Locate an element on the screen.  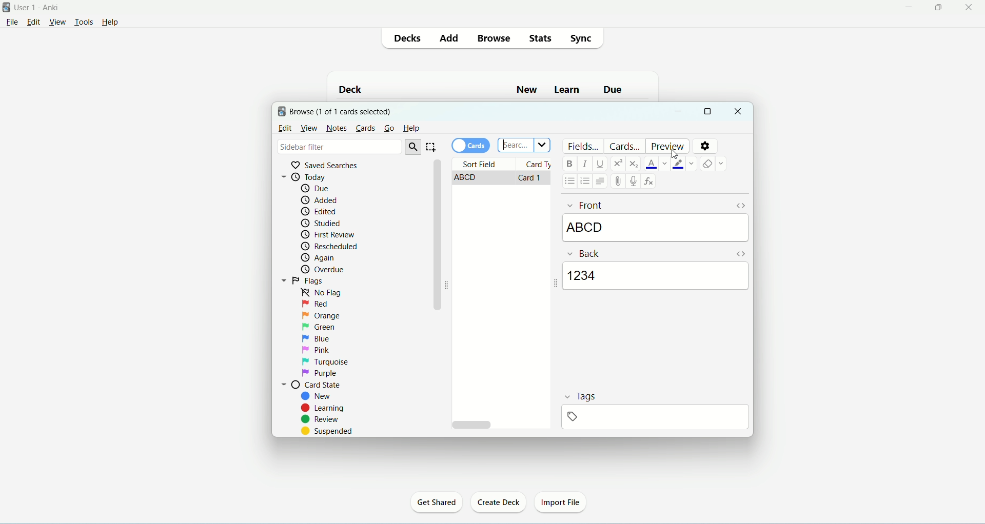
tags is located at coordinates (580, 395).